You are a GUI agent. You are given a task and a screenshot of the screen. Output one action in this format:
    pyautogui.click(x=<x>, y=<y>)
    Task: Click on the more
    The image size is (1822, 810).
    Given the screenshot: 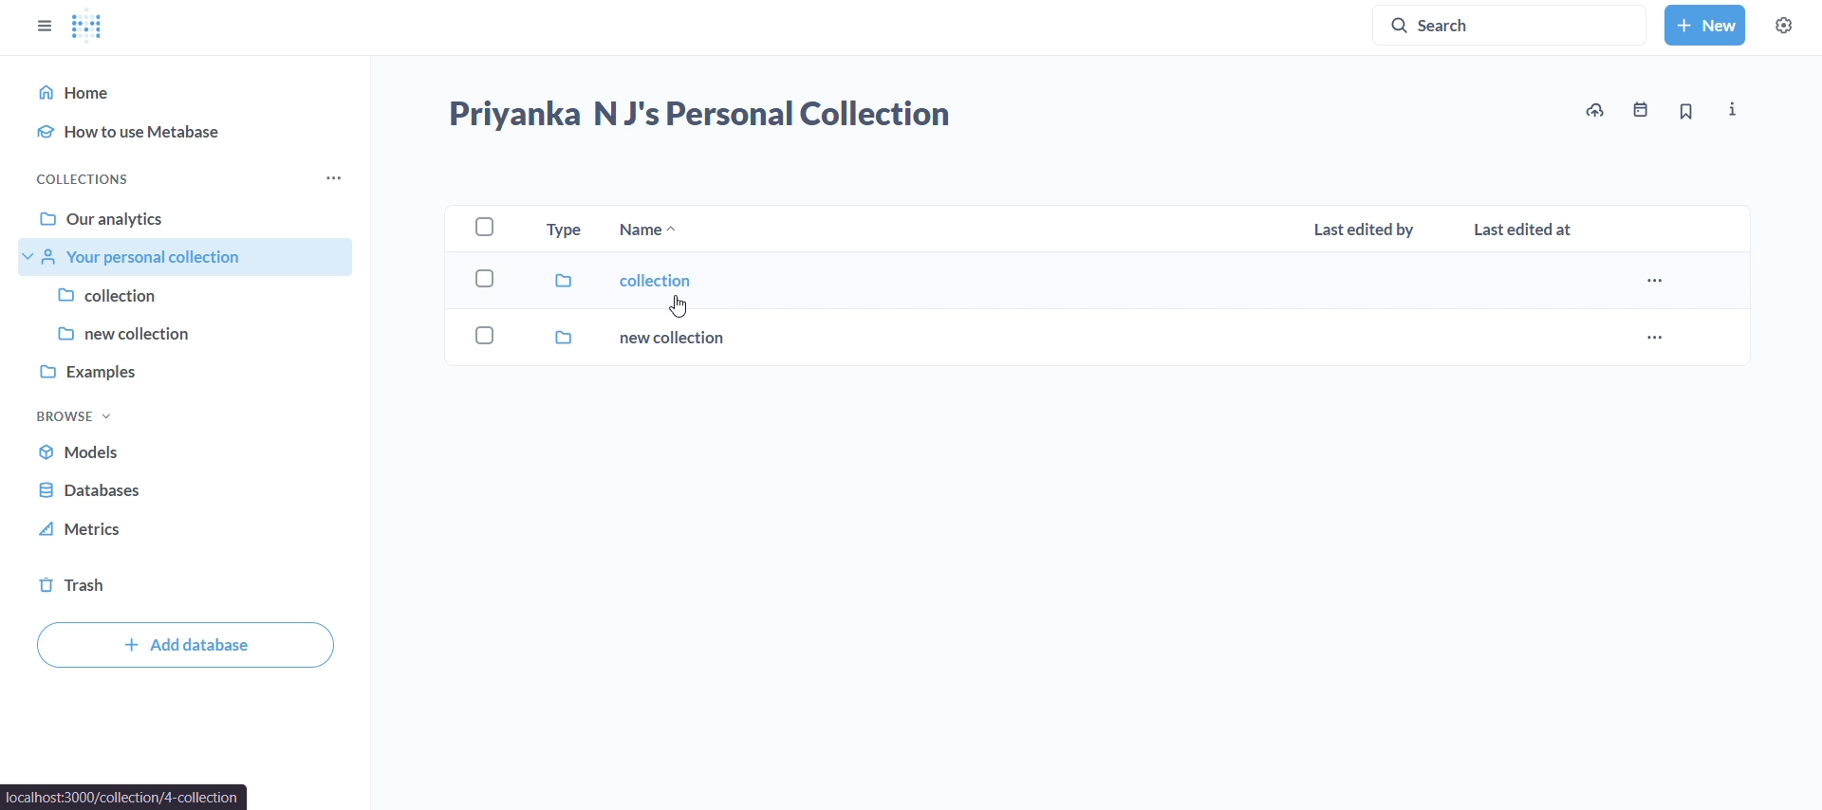 What is the action you would take?
    pyautogui.click(x=1654, y=281)
    